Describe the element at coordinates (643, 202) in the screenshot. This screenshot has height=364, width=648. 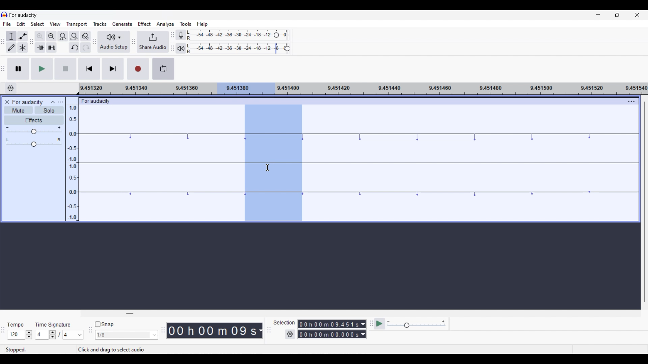
I see `Vertical scroll bar` at that location.